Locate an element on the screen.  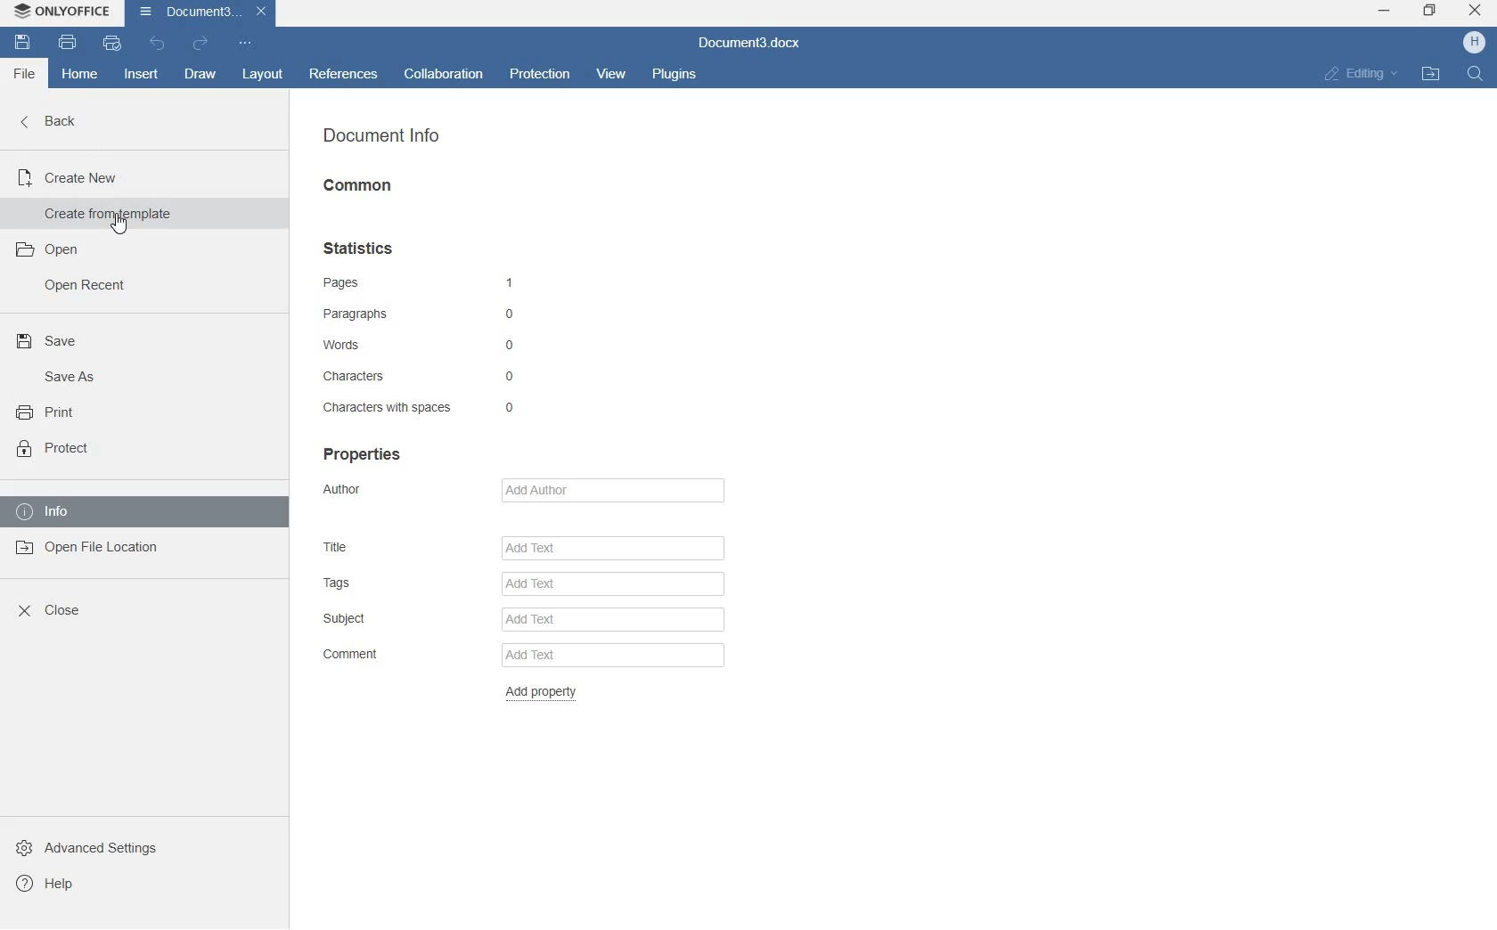
close is located at coordinates (53, 608).